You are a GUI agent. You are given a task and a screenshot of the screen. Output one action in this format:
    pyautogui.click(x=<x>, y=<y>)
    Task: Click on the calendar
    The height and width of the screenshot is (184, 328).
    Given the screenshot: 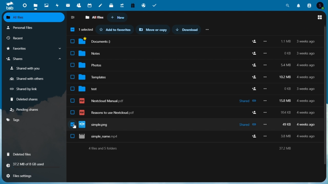 What is the action you would take?
    pyautogui.click(x=90, y=5)
    